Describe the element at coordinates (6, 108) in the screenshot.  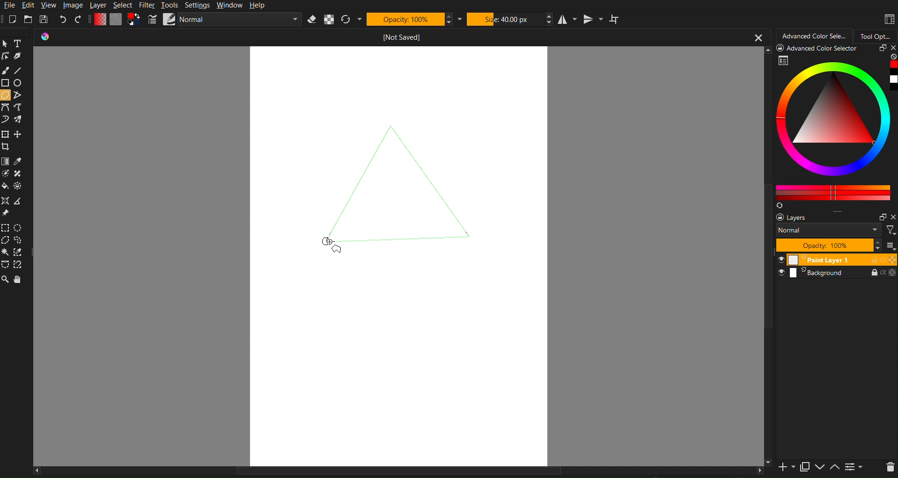
I see `bezier Curve Tools` at that location.